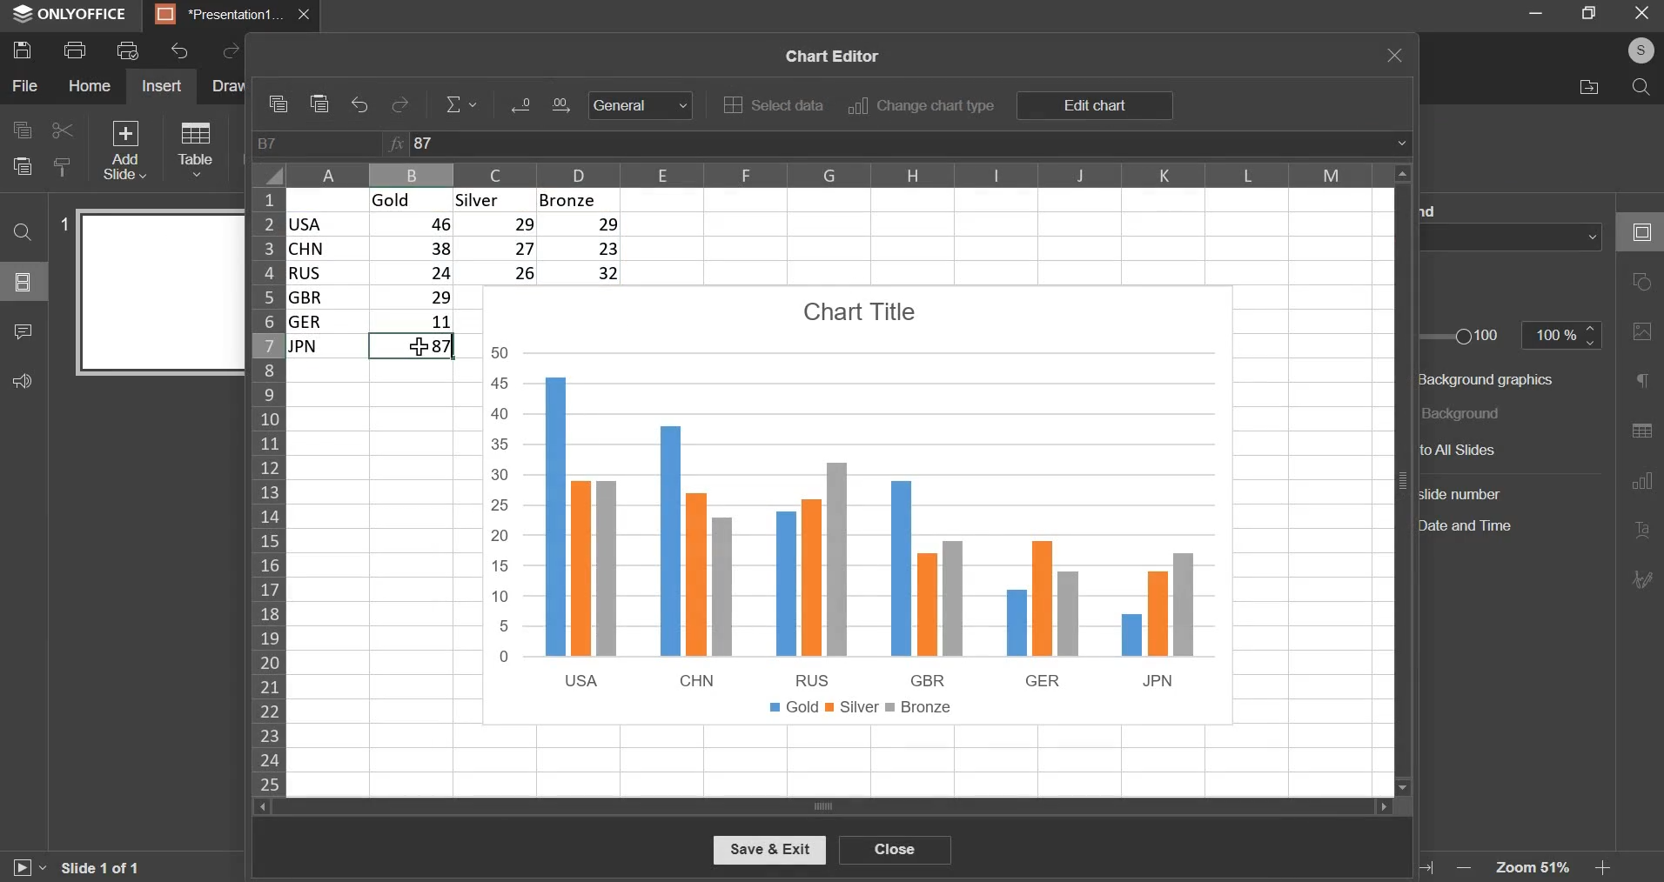 The image size is (1664, 882). What do you see at coordinates (59, 130) in the screenshot?
I see `cut` at bounding box center [59, 130].